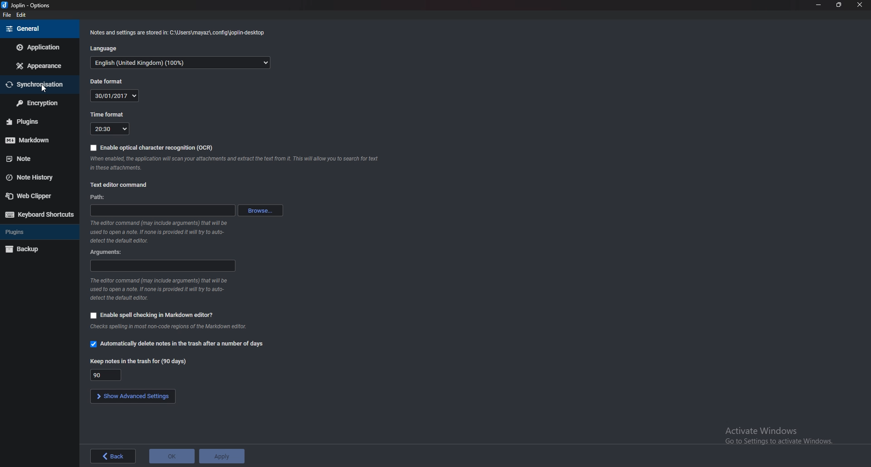 The width and height of the screenshot is (871, 467). Describe the element at coordinates (155, 148) in the screenshot. I see `enable ocr` at that location.